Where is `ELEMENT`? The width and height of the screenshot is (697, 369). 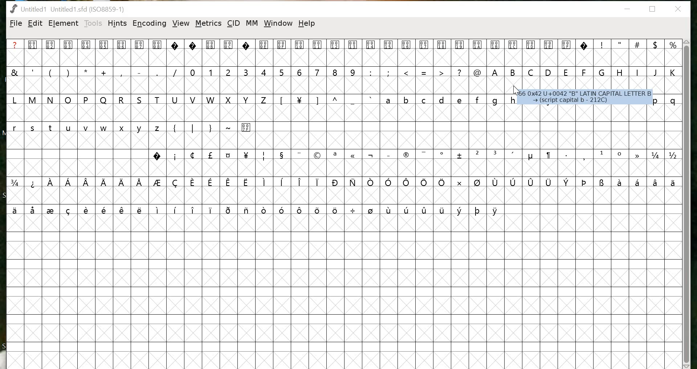
ELEMENT is located at coordinates (63, 24).